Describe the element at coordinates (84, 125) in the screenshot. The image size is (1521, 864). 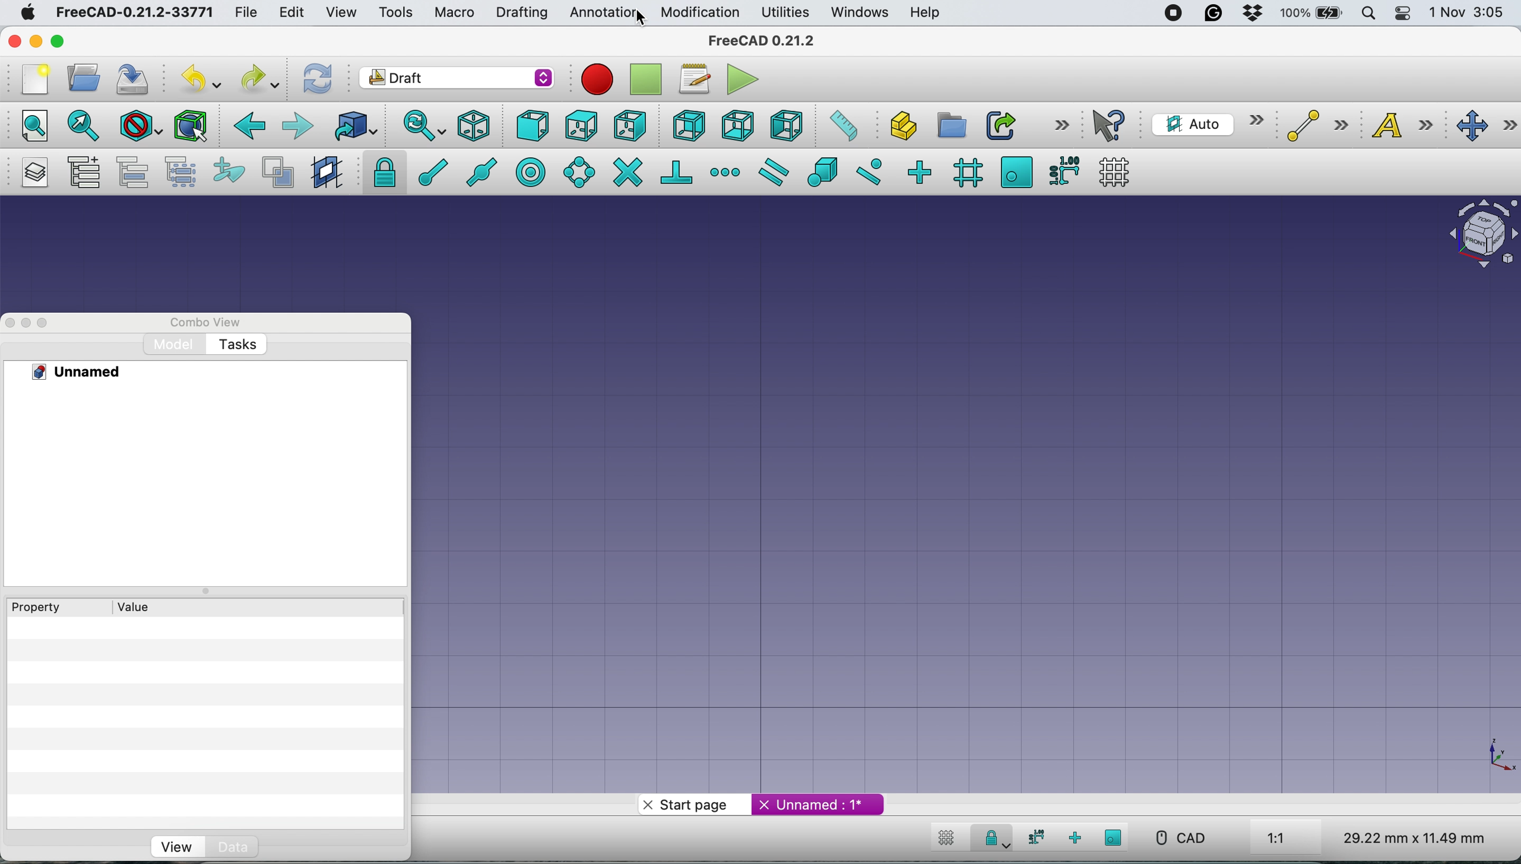
I see `fit selection` at that location.